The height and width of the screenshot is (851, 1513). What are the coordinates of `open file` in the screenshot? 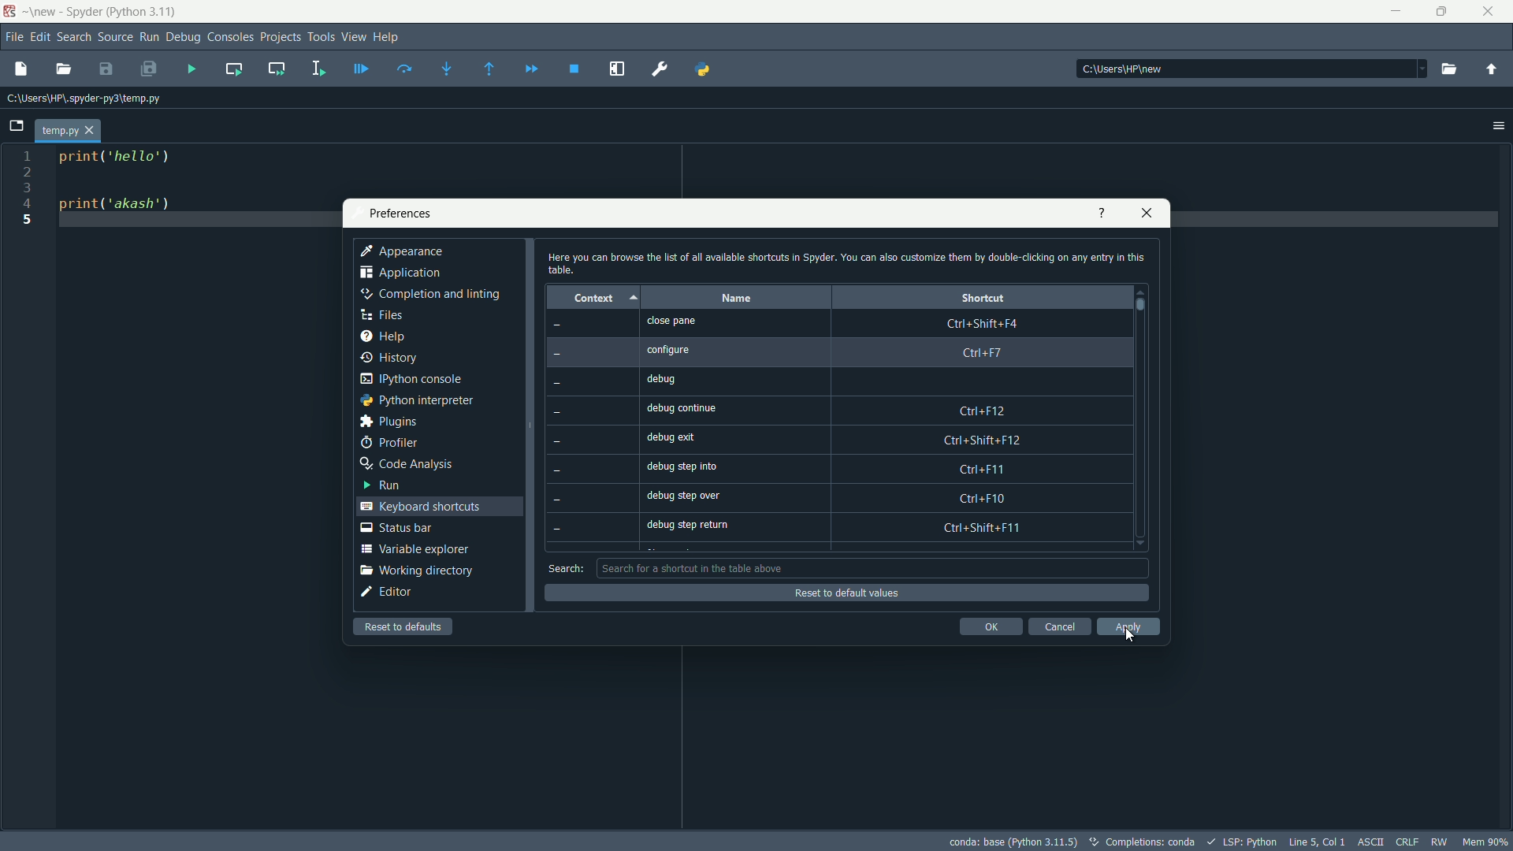 It's located at (64, 70).